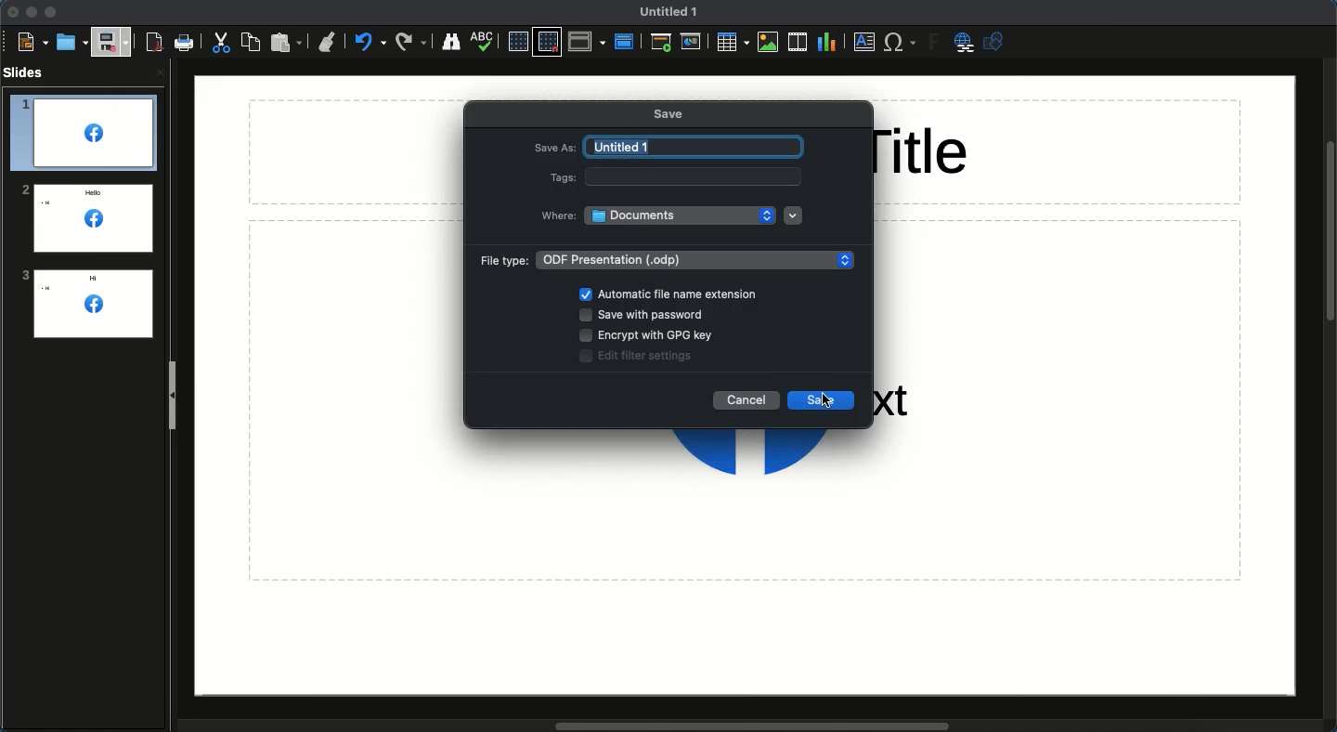  What do you see at coordinates (412, 42) in the screenshot?
I see `Redo` at bounding box center [412, 42].